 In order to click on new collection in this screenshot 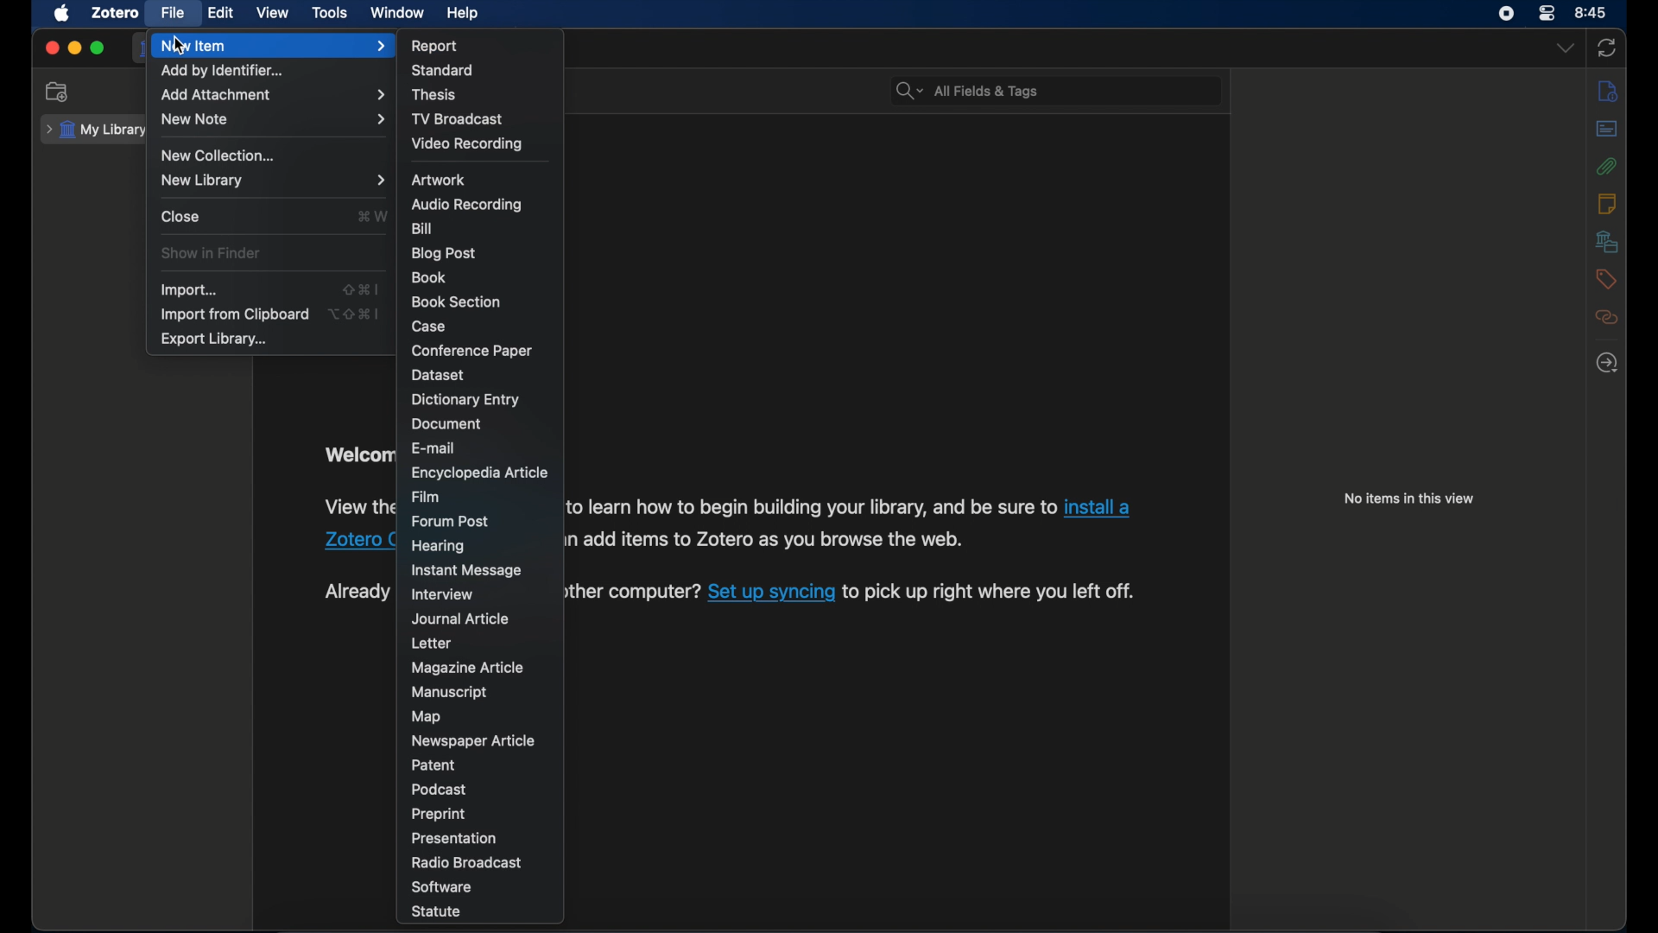, I will do `click(218, 155)`.